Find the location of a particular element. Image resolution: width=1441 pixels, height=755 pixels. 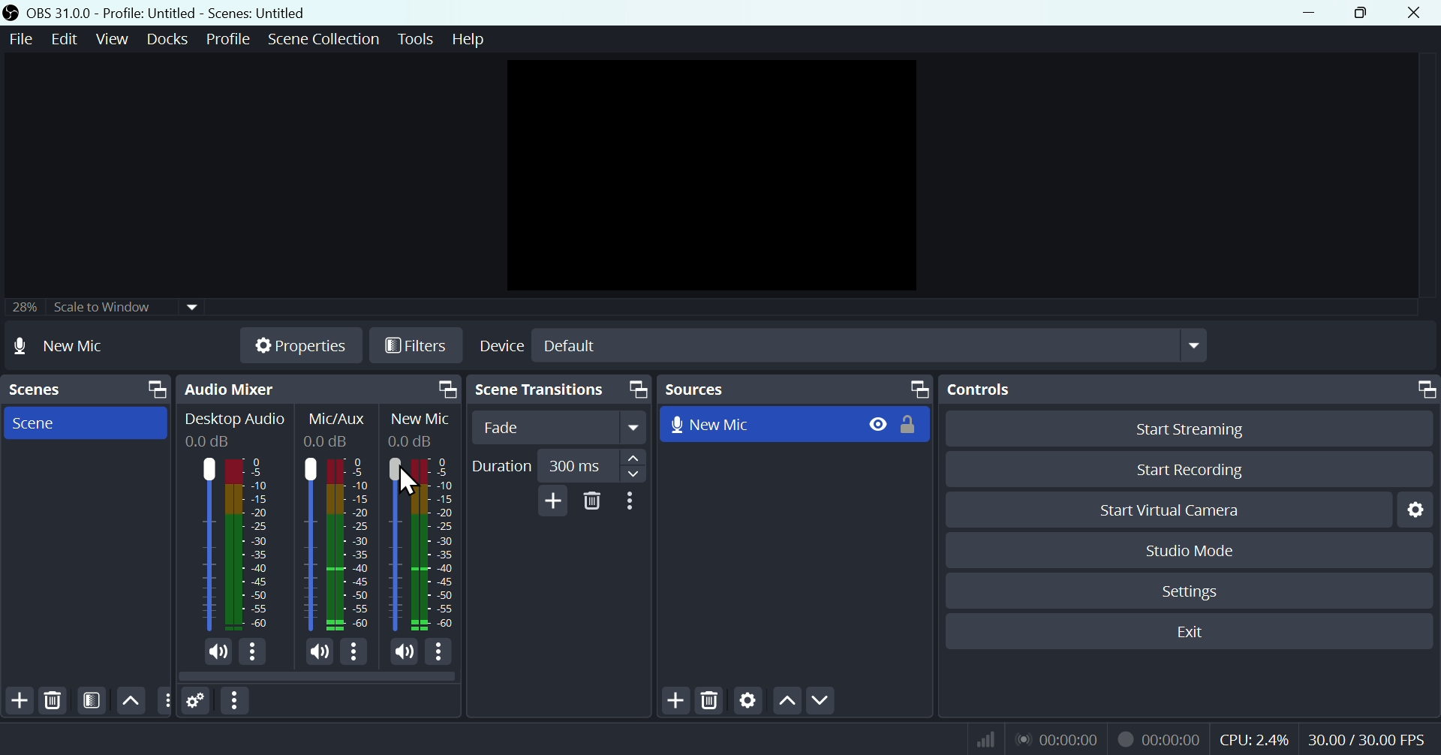

No source selected is located at coordinates (77, 345).